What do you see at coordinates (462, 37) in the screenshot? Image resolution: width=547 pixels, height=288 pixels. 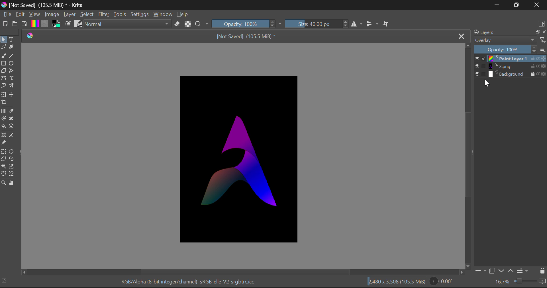 I see `Close` at bounding box center [462, 37].